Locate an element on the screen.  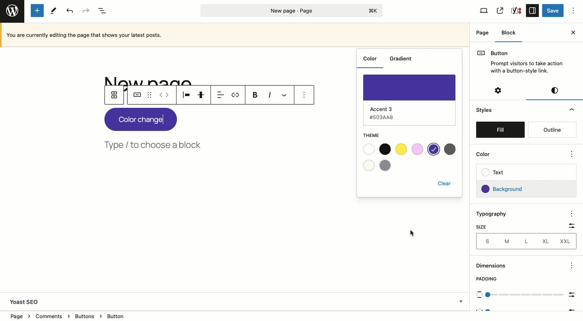
Background is located at coordinates (528, 190).